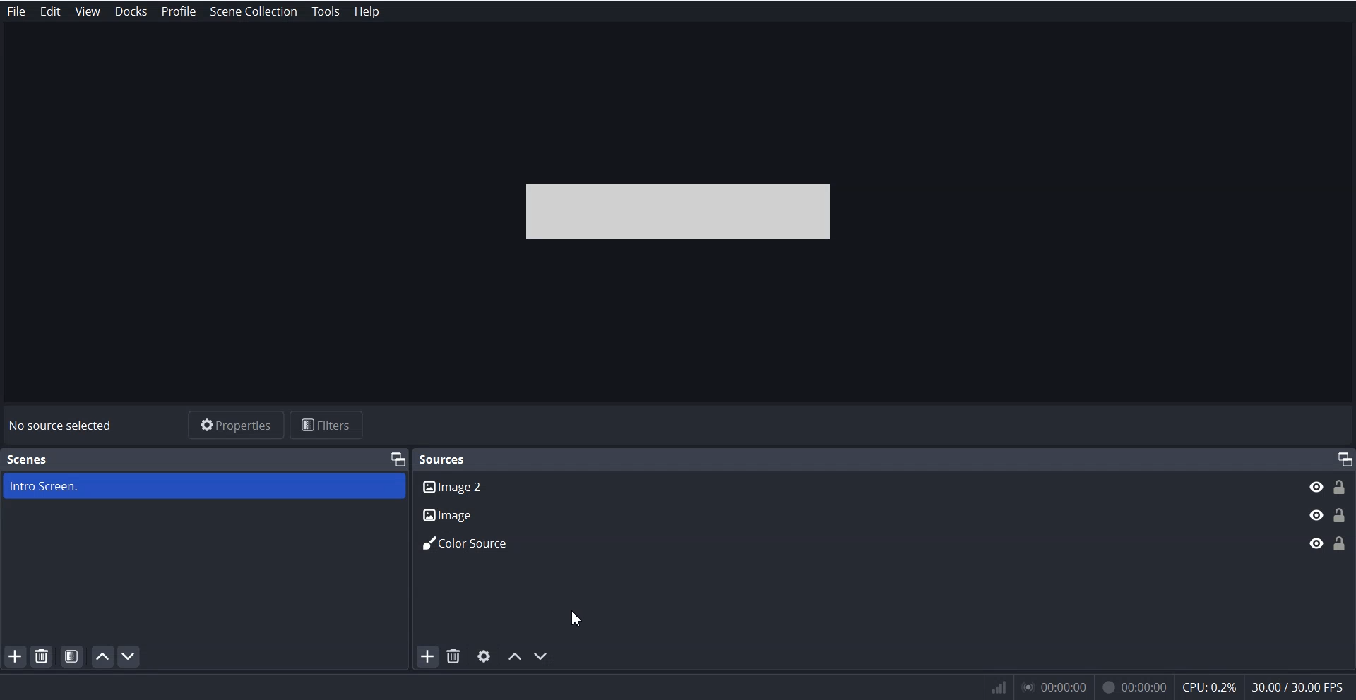 This screenshot has height=700, width=1356. Describe the element at coordinates (425, 657) in the screenshot. I see `Add Source` at that location.